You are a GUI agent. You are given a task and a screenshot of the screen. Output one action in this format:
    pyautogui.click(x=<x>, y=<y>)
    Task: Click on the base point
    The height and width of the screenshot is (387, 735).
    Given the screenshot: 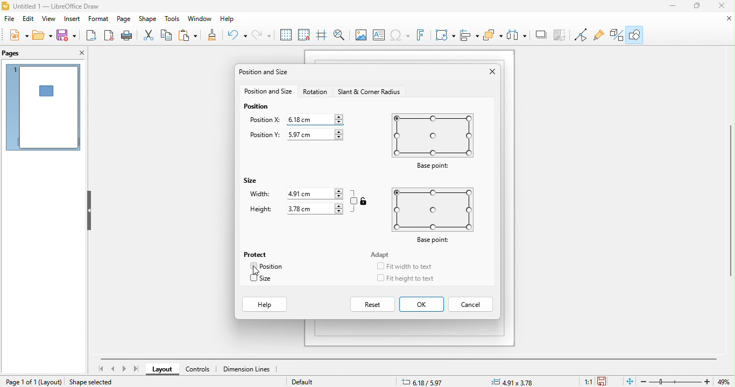 What is the action you would take?
    pyautogui.click(x=436, y=216)
    